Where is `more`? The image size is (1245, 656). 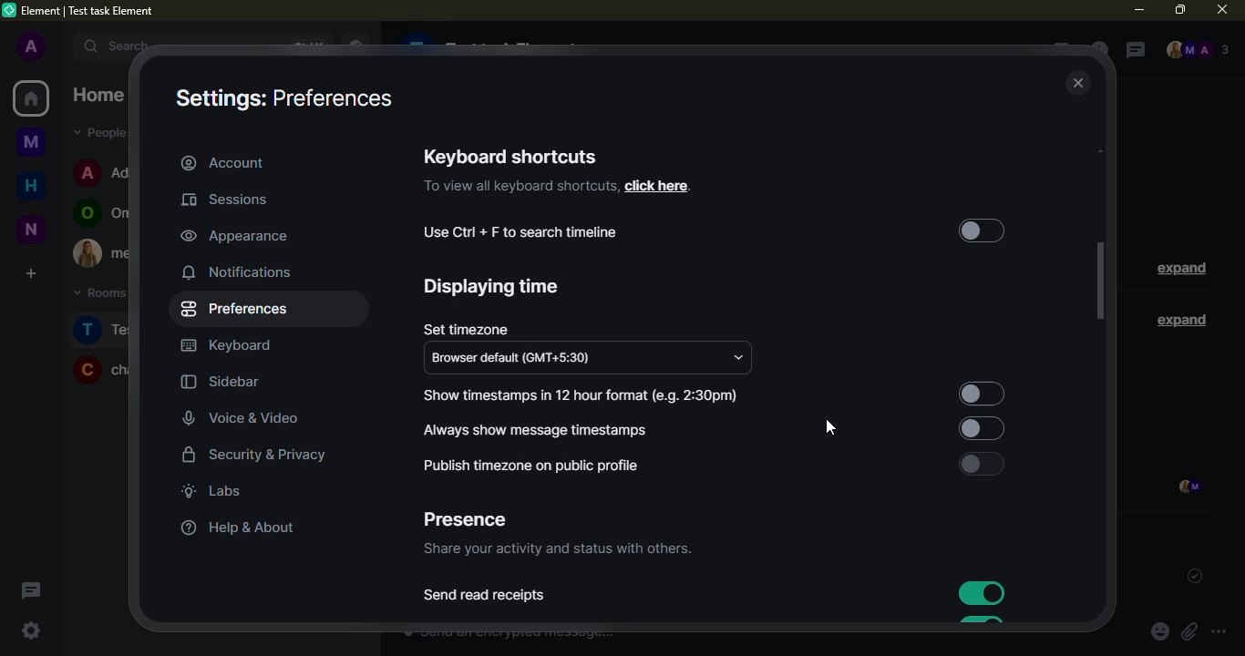 more is located at coordinates (1219, 632).